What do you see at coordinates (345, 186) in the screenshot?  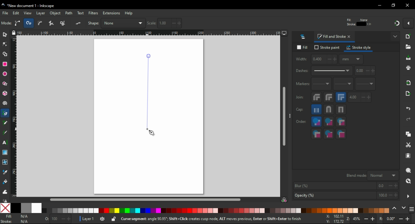 I see `blur` at bounding box center [345, 186].